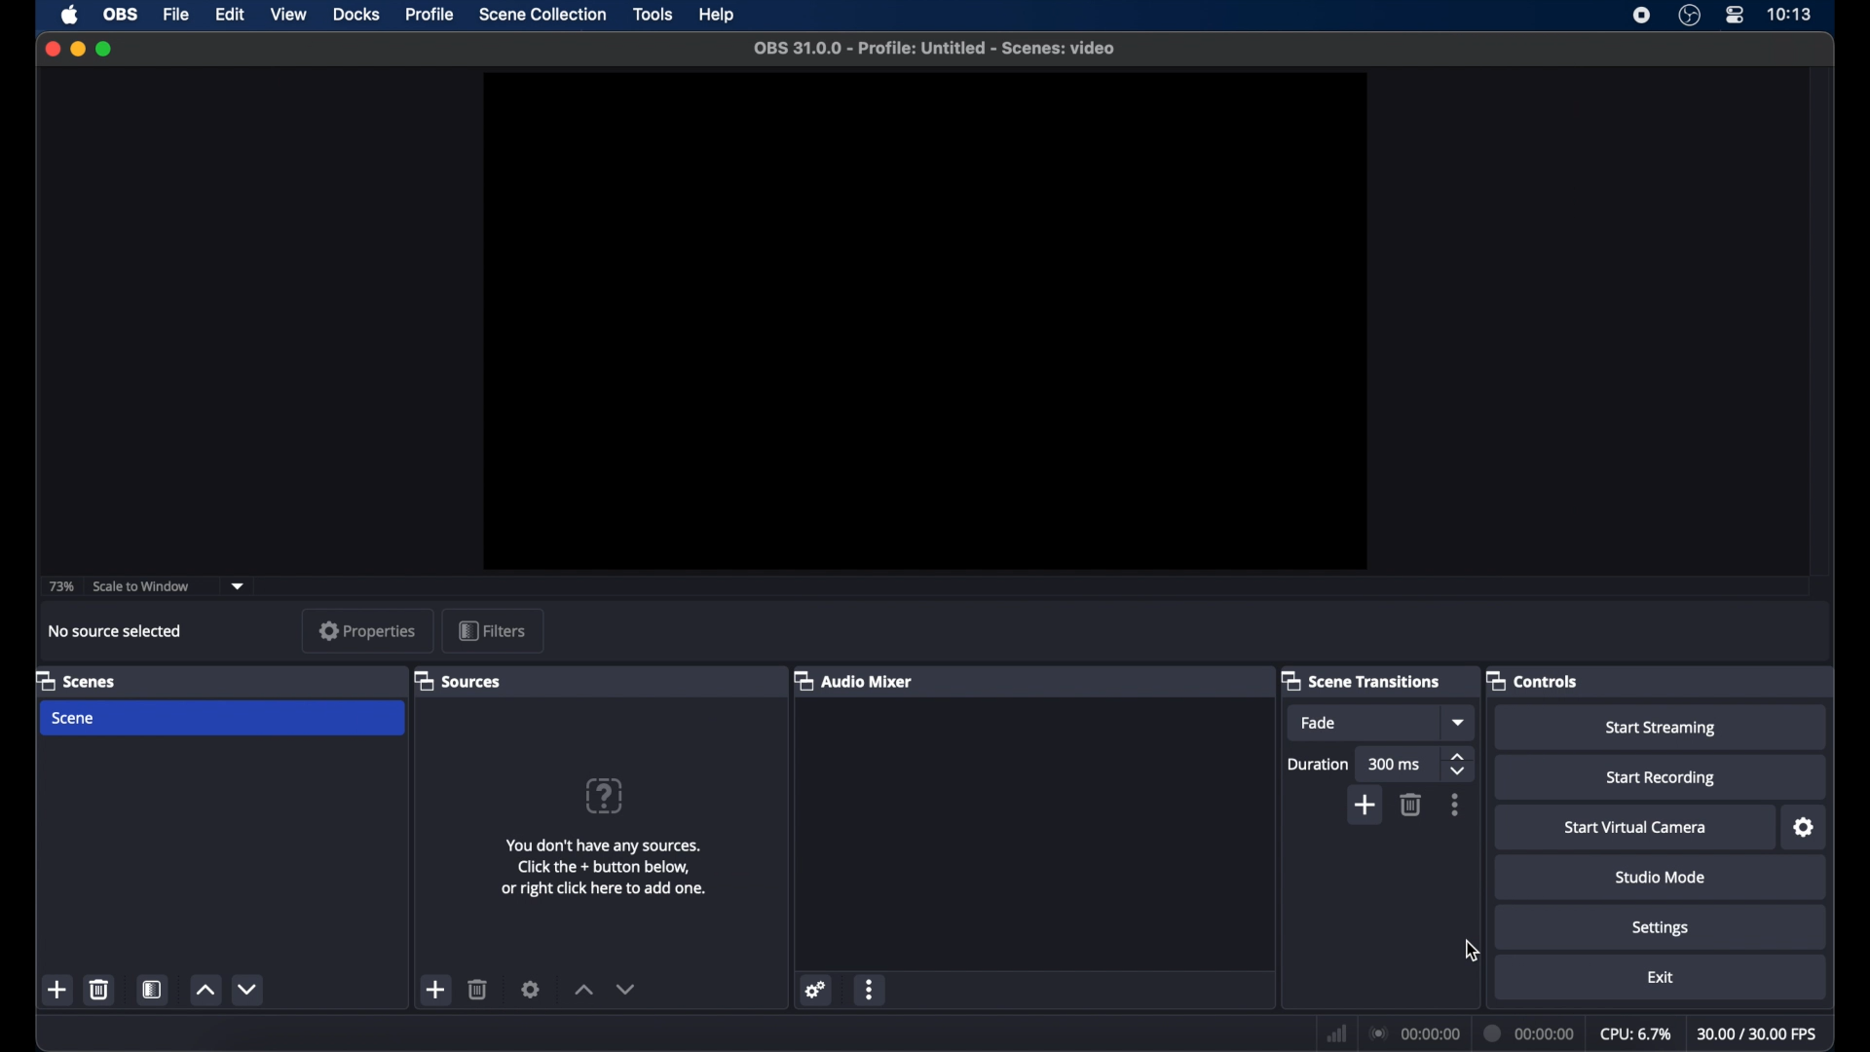  I want to click on start virtual camera, so click(1636, 828).